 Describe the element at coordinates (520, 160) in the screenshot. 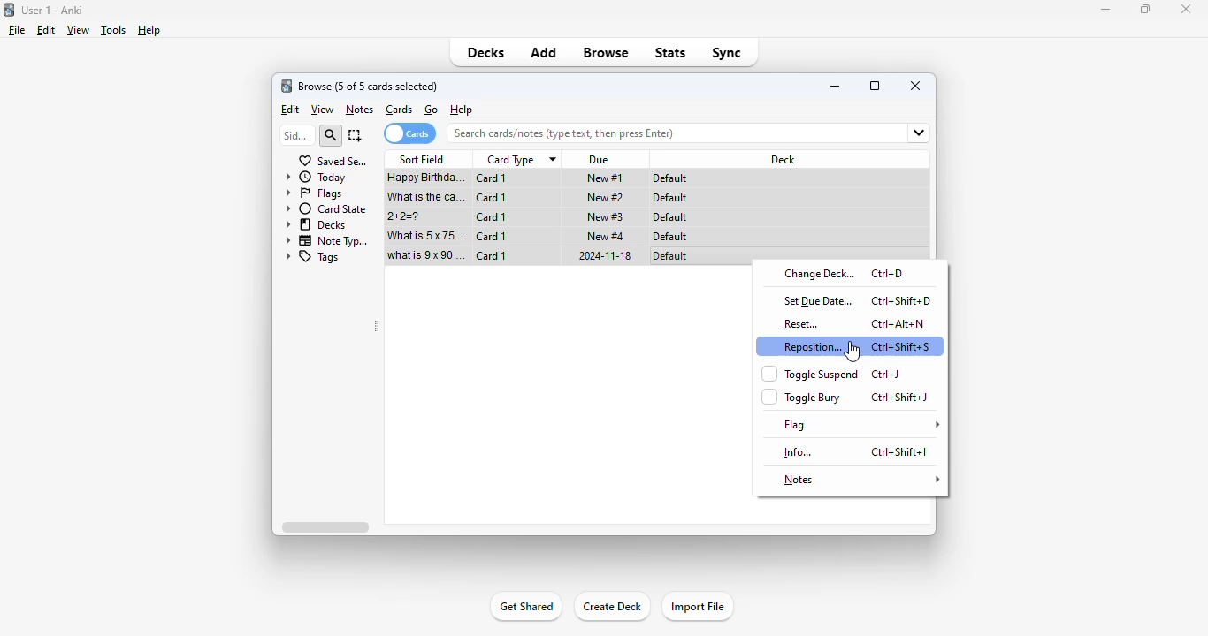

I see `card type` at that location.